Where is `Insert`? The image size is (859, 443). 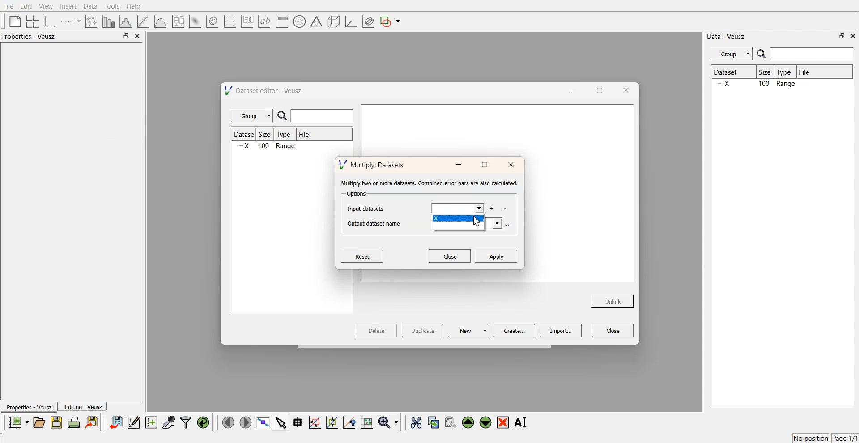
Insert is located at coordinates (67, 6).